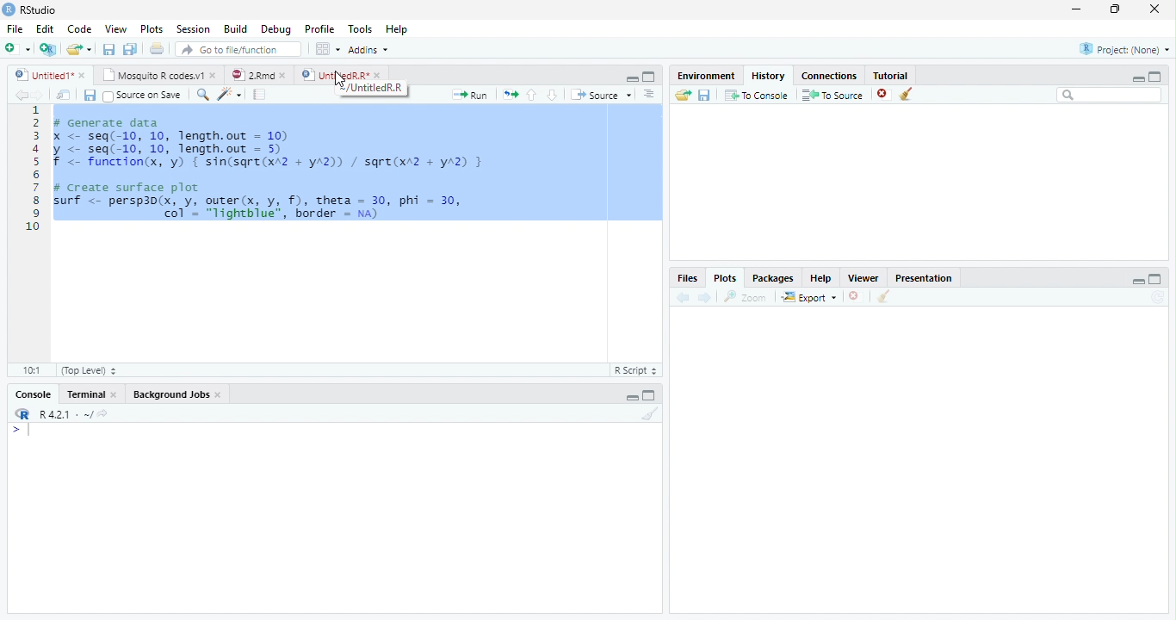 Image resolution: width=1176 pixels, height=620 pixels. What do you see at coordinates (377, 75) in the screenshot?
I see `close` at bounding box center [377, 75].